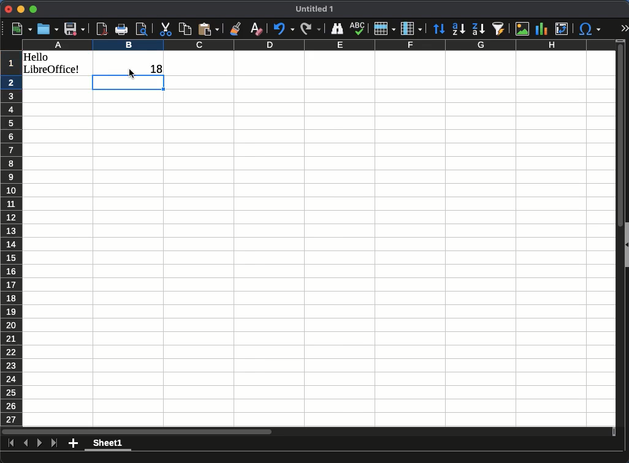 This screenshot has width=629, height=463. I want to click on untitled 1, so click(315, 10).